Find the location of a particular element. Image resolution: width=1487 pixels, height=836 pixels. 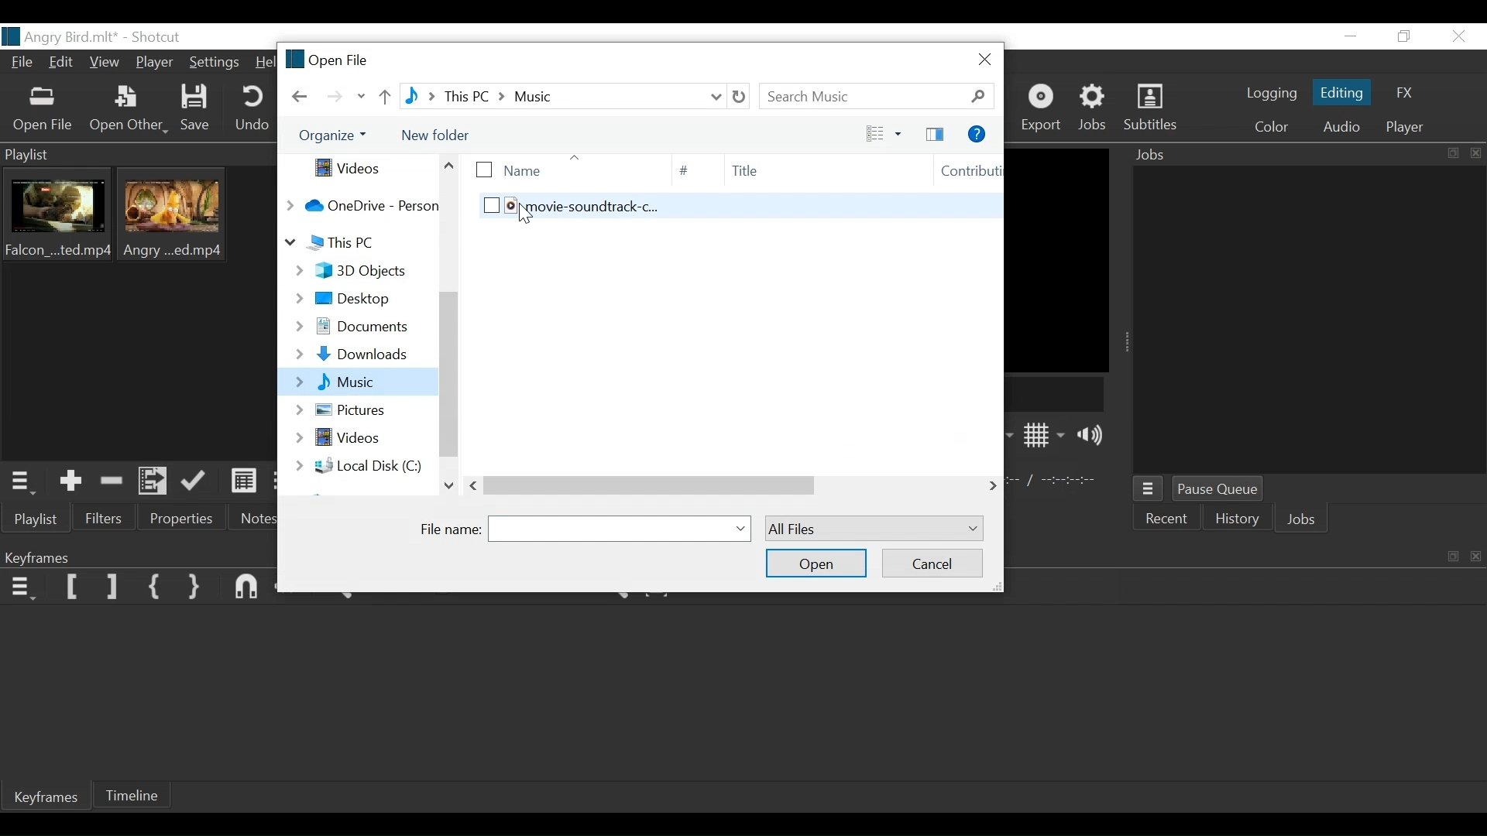

Vertical Scroll bar  is located at coordinates (448, 373).